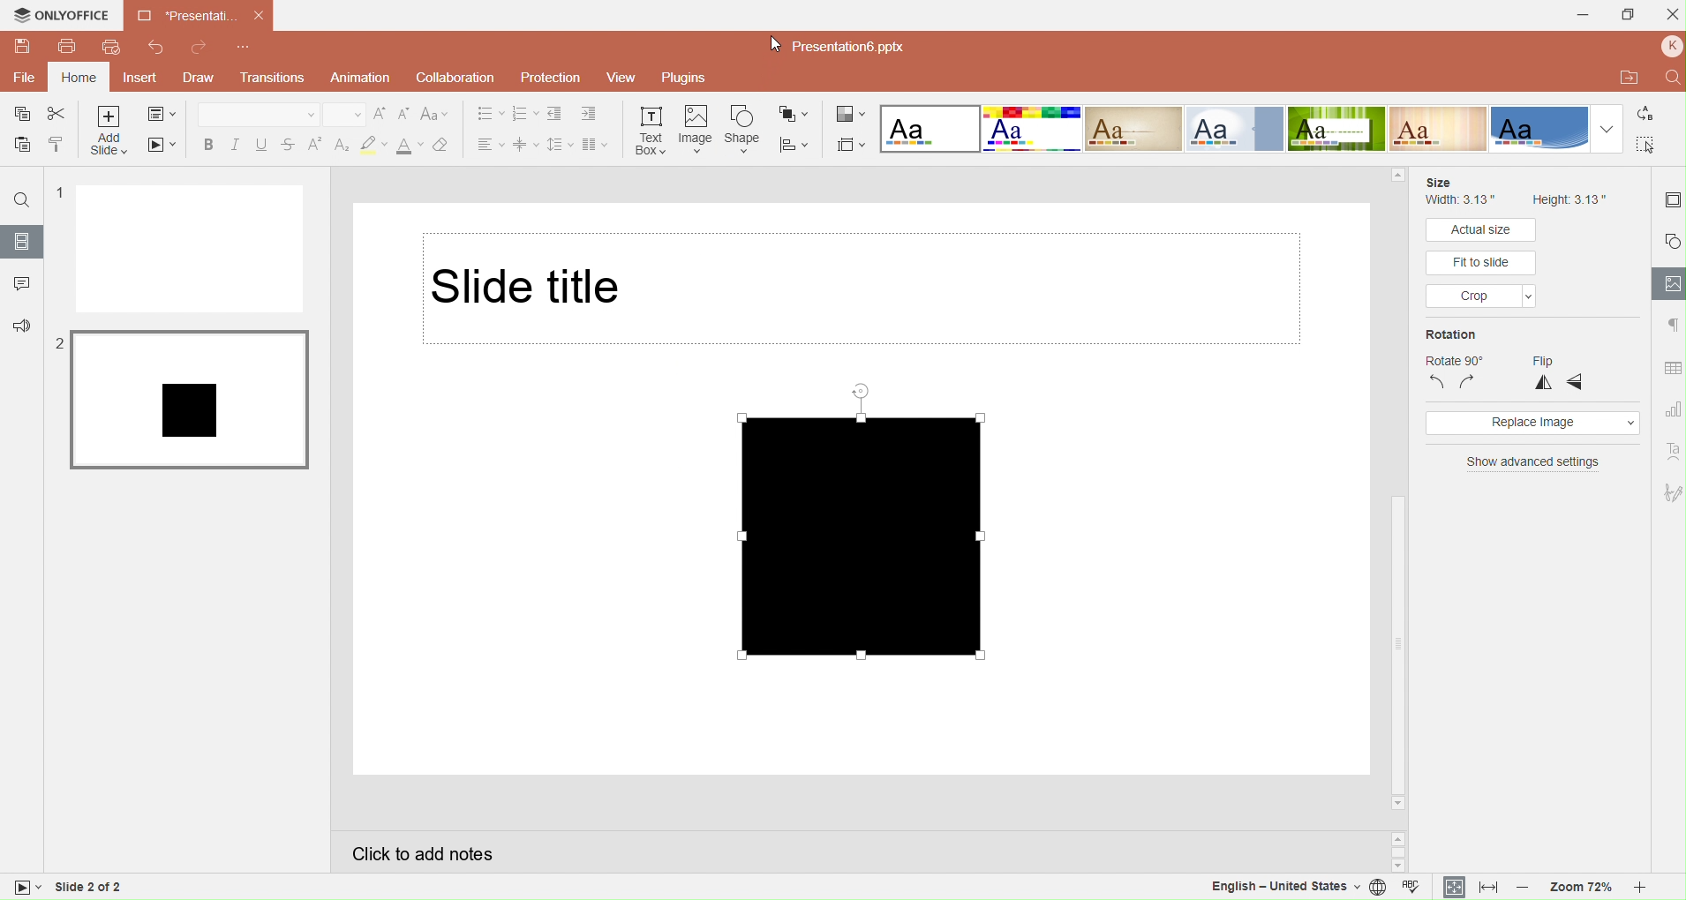 The height and width of the screenshot is (900, 1686). What do you see at coordinates (1281, 887) in the screenshot?
I see `Set text language` at bounding box center [1281, 887].